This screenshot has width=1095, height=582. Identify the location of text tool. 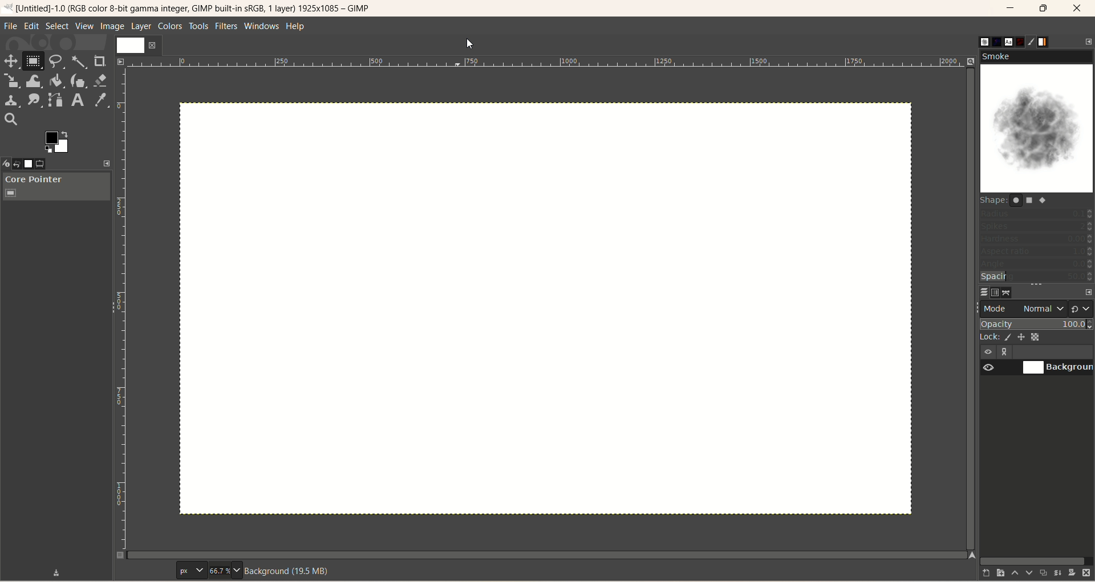
(79, 100).